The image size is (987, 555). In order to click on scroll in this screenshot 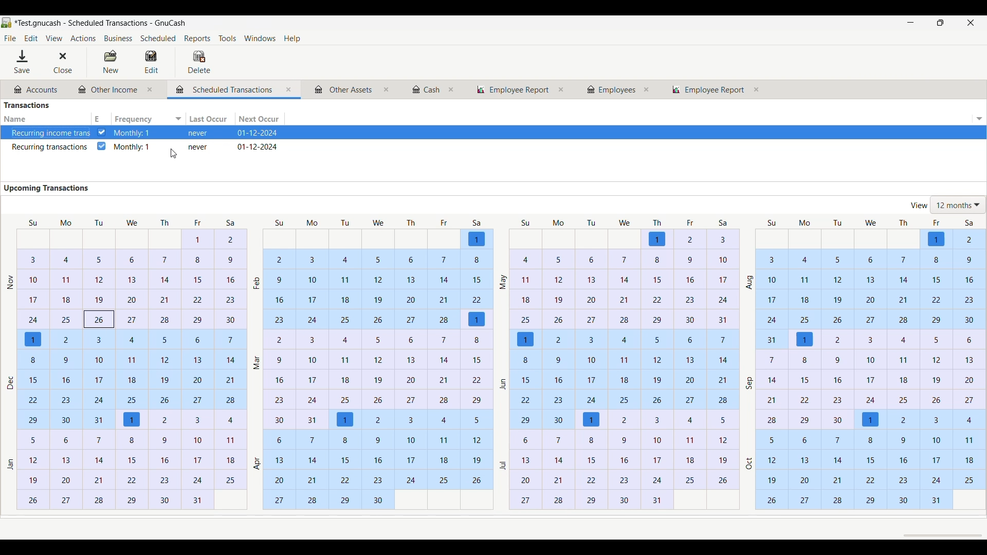, I will do `click(937, 535)`.